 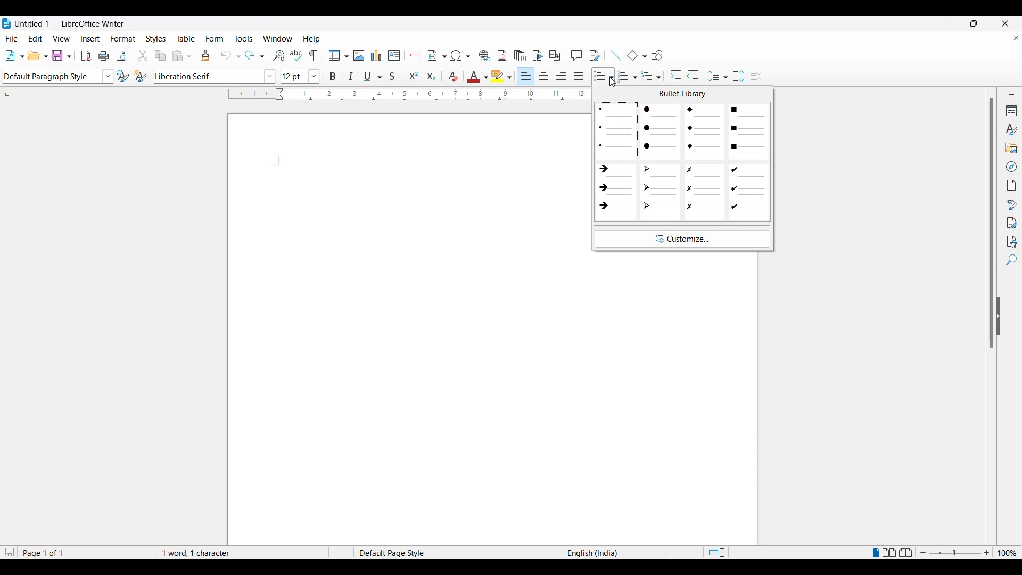 What do you see at coordinates (277, 55) in the screenshot?
I see `find and replace` at bounding box center [277, 55].